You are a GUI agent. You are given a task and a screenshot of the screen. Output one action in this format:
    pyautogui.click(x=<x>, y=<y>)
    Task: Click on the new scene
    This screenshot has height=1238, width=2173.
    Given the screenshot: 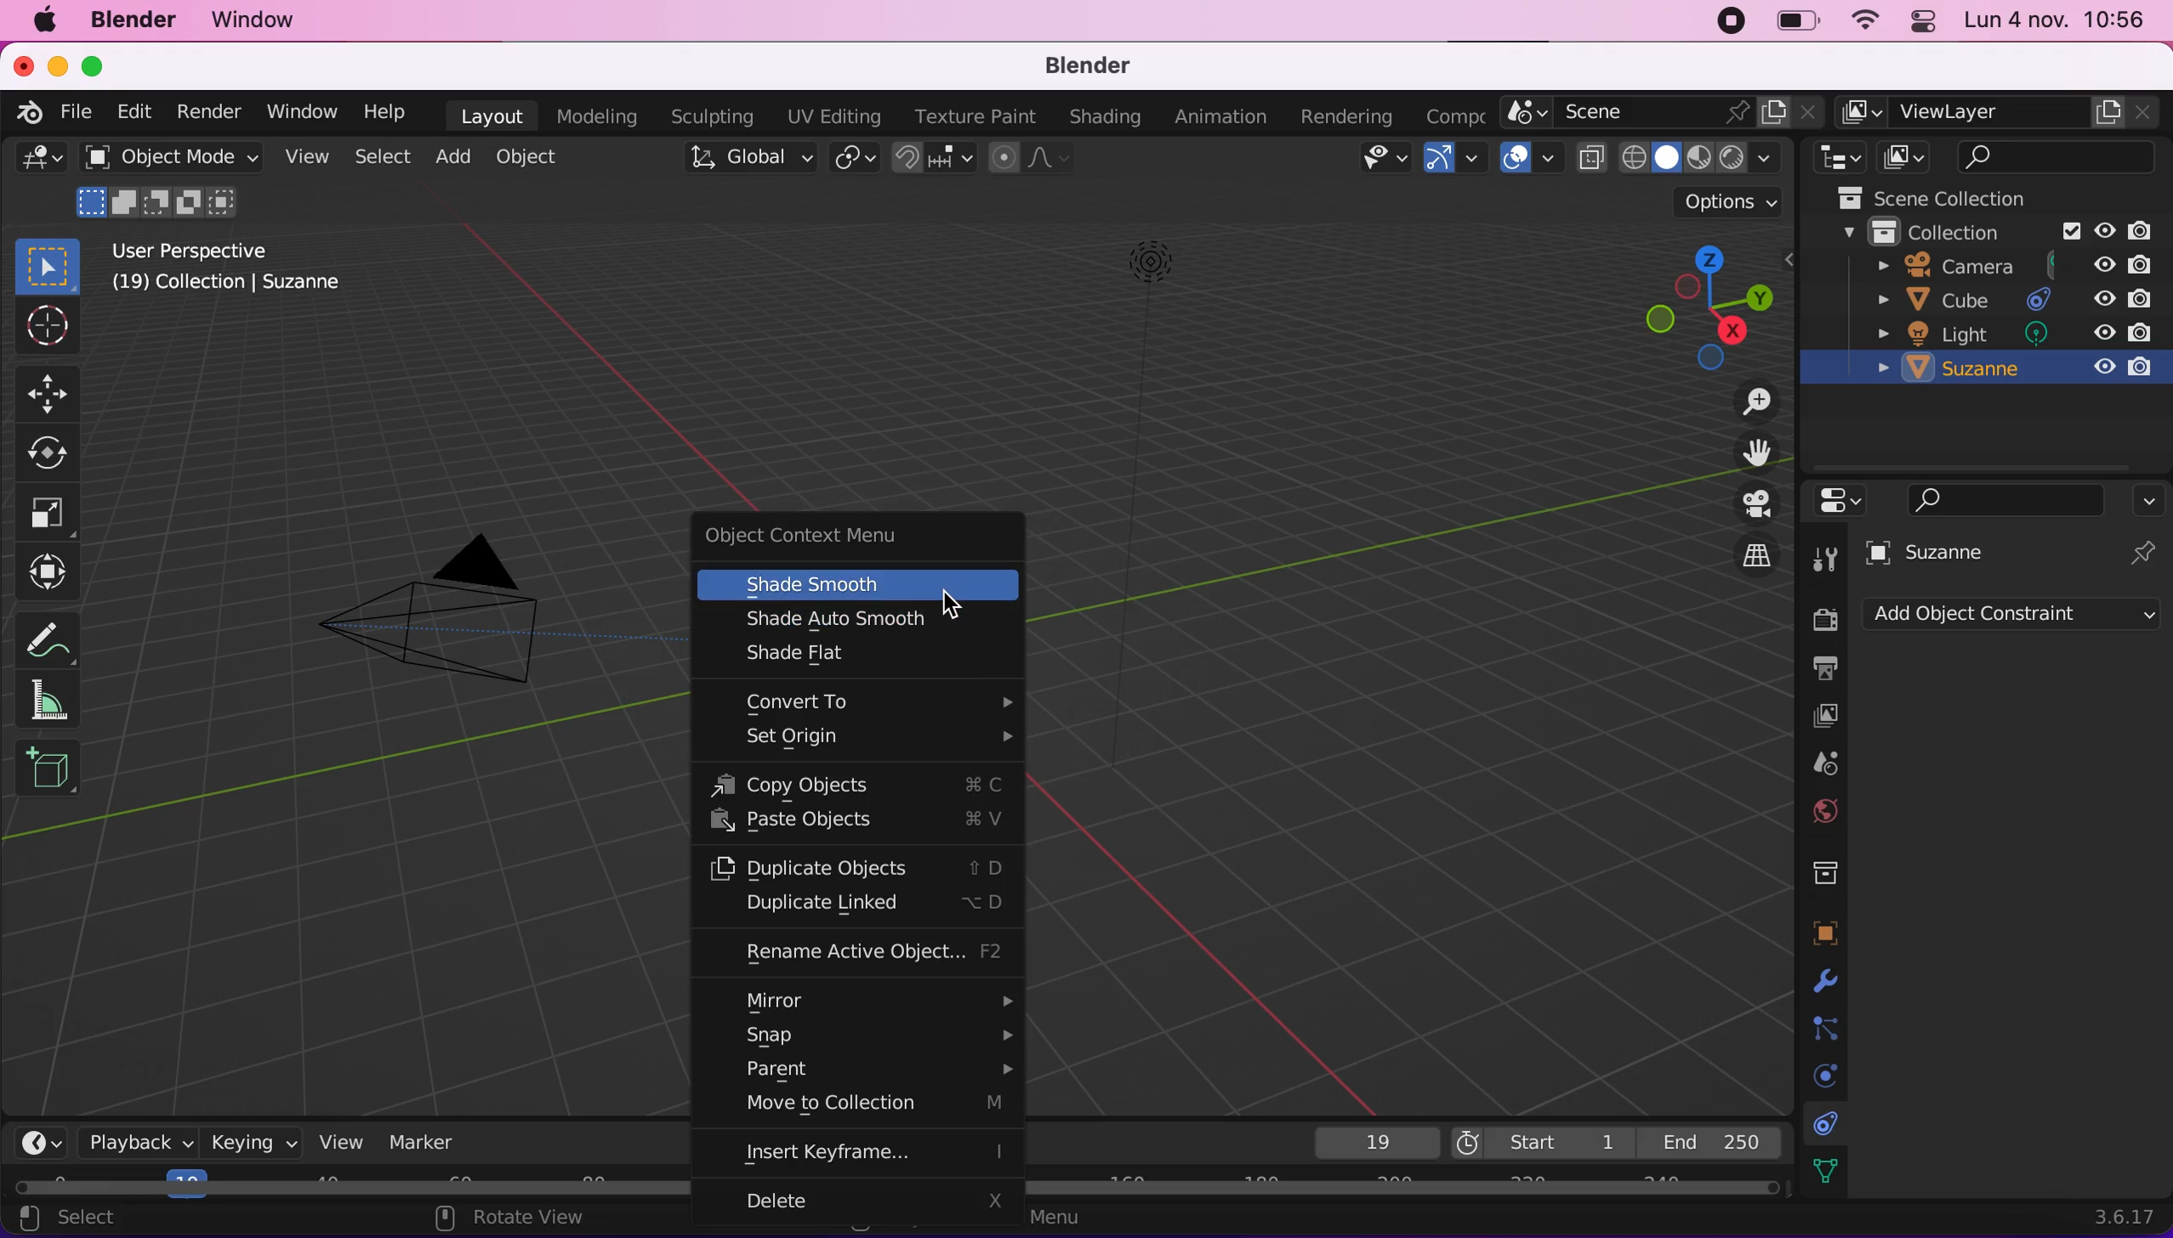 What is the action you would take?
    pyautogui.click(x=1774, y=115)
    